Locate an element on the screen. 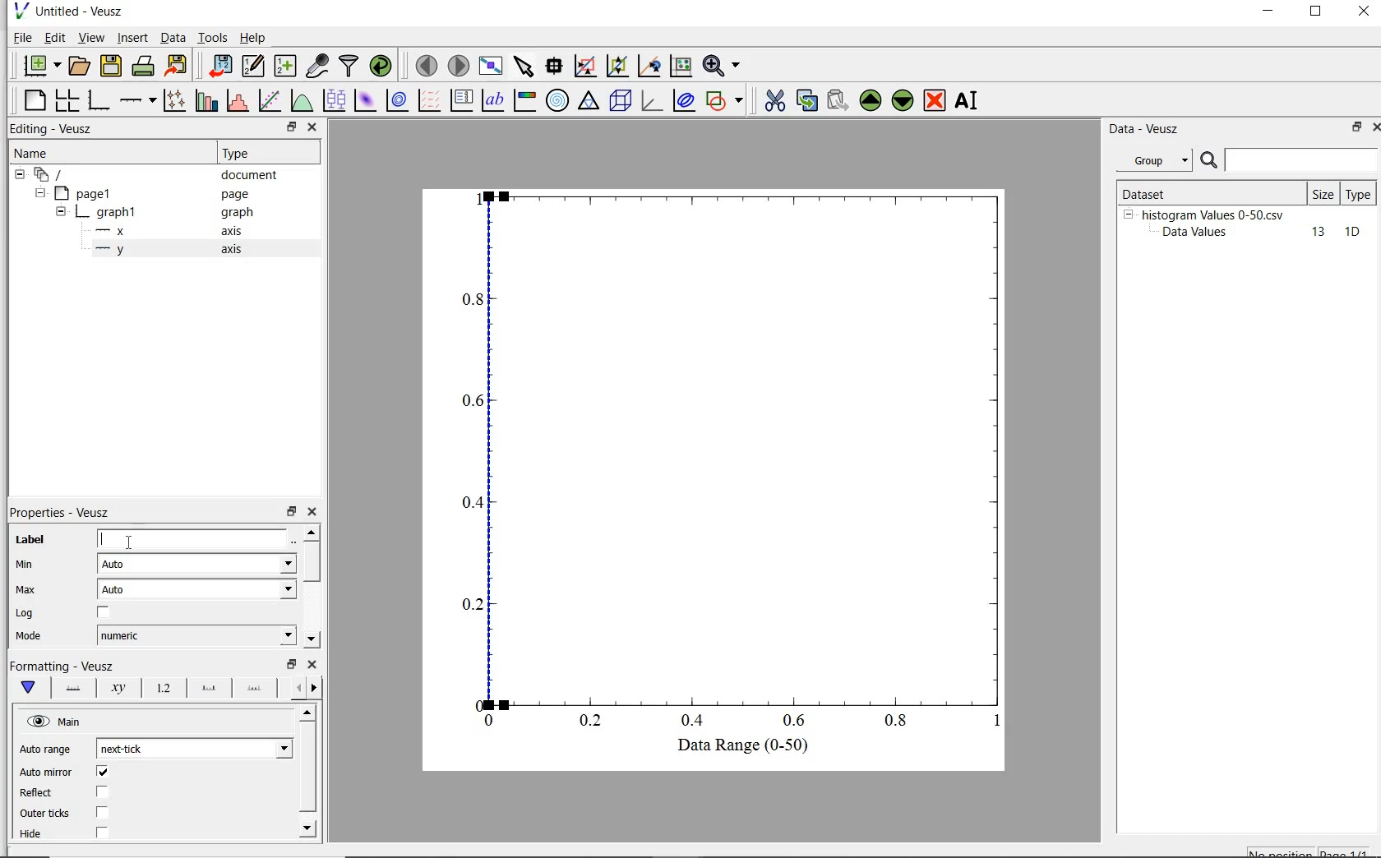  close is located at coordinates (1373, 129).